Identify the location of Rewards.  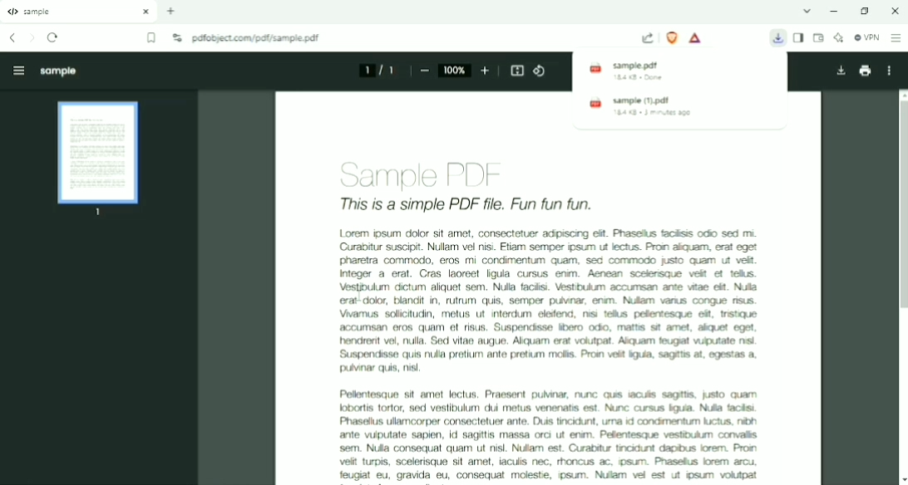
(696, 38).